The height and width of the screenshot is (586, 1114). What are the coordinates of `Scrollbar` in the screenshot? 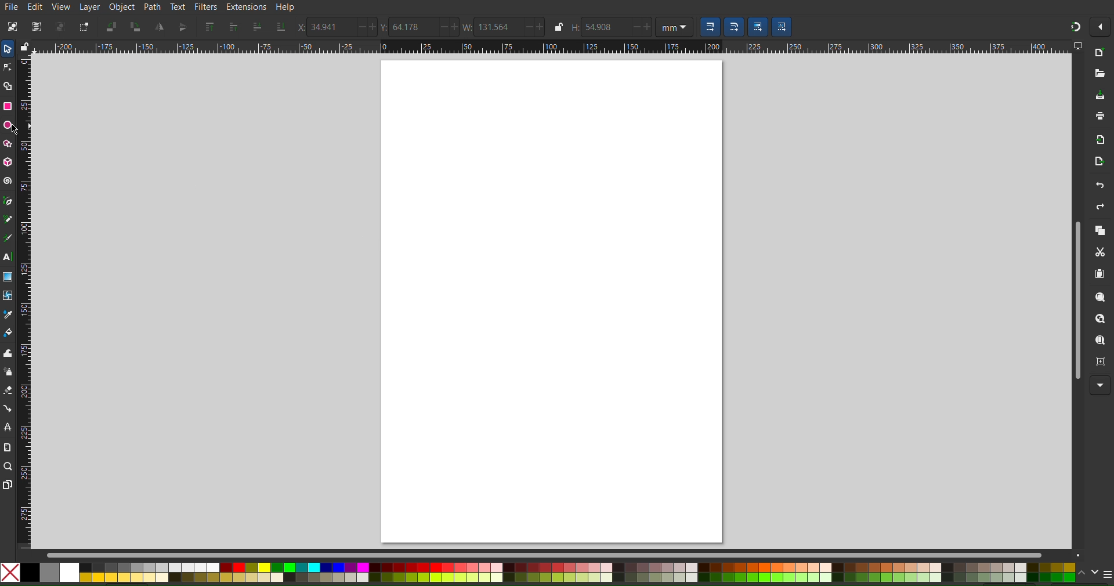 It's located at (1076, 296).